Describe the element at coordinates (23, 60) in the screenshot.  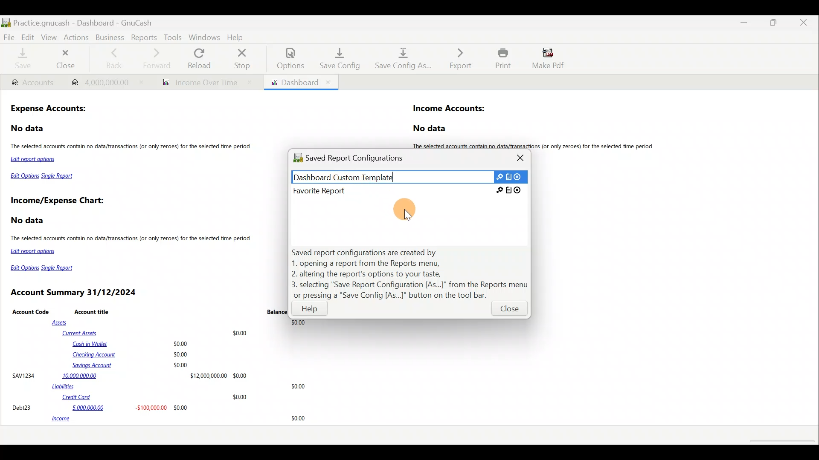
I see `Save` at that location.